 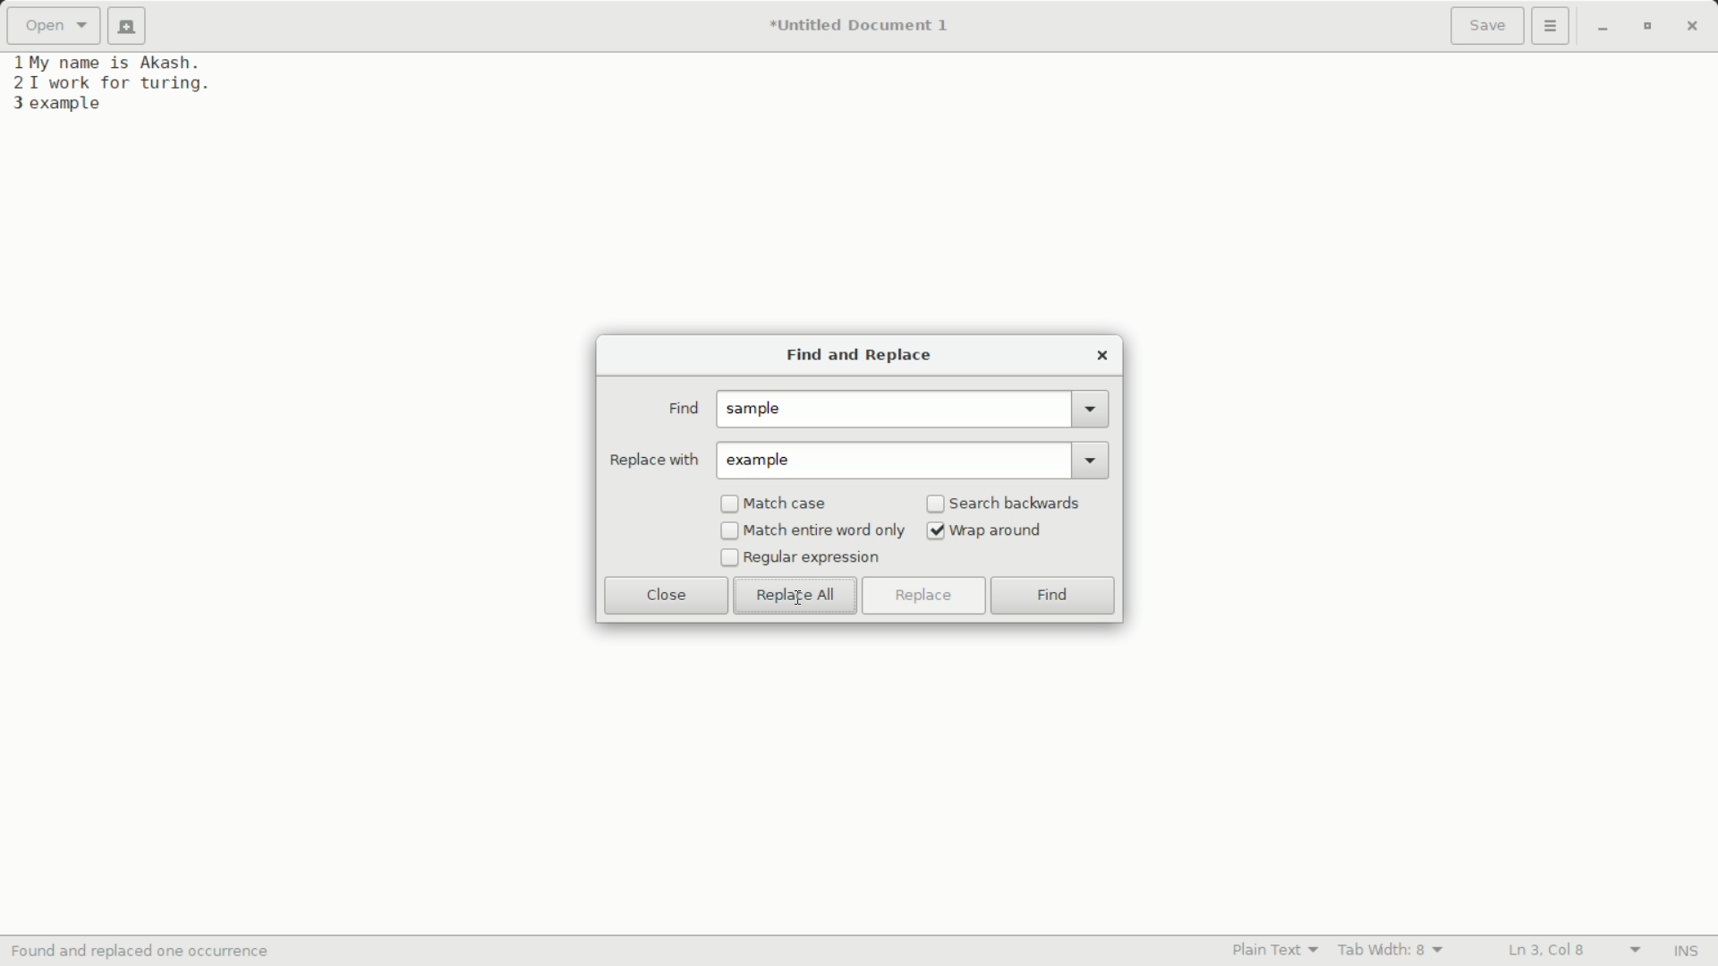 I want to click on more options, so click(x=1552, y=26).